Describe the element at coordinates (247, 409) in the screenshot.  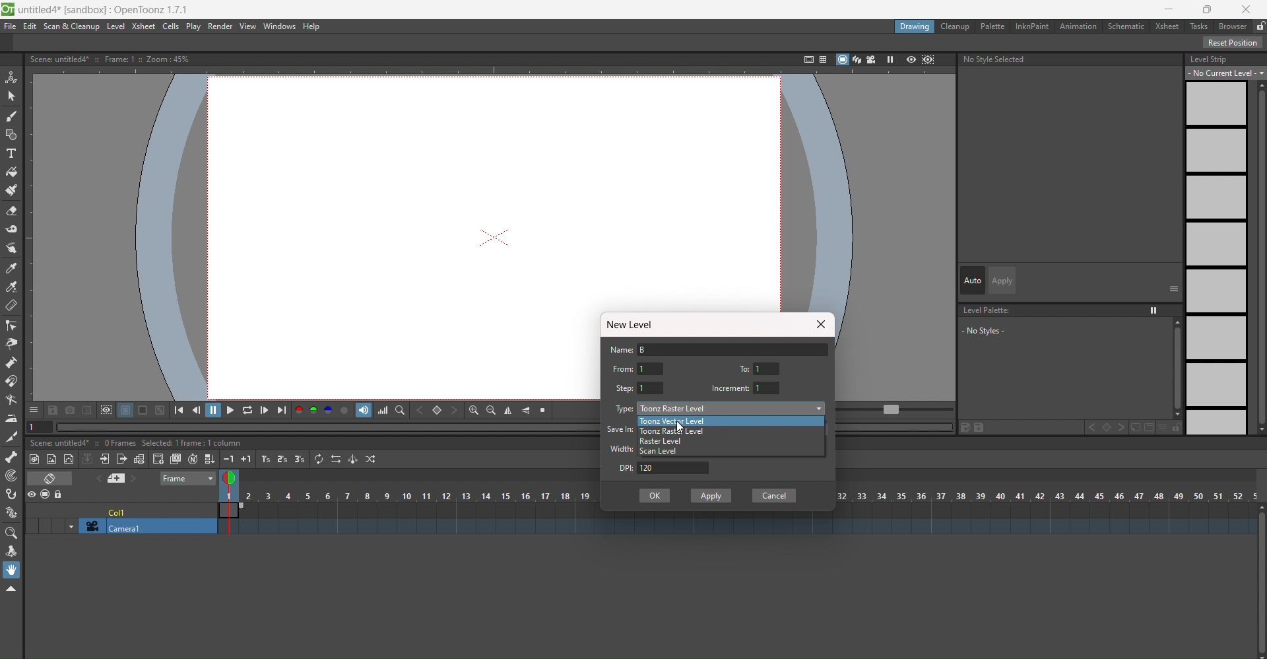
I see `loop` at that location.